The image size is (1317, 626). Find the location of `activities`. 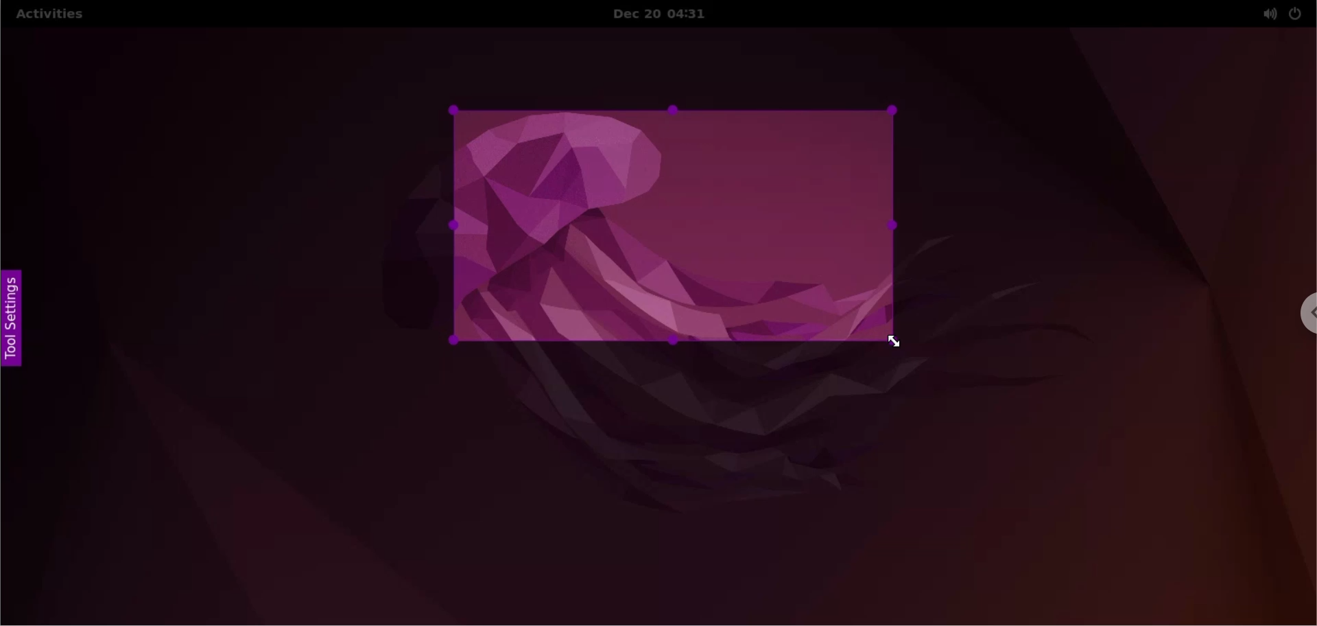

activities is located at coordinates (54, 14).